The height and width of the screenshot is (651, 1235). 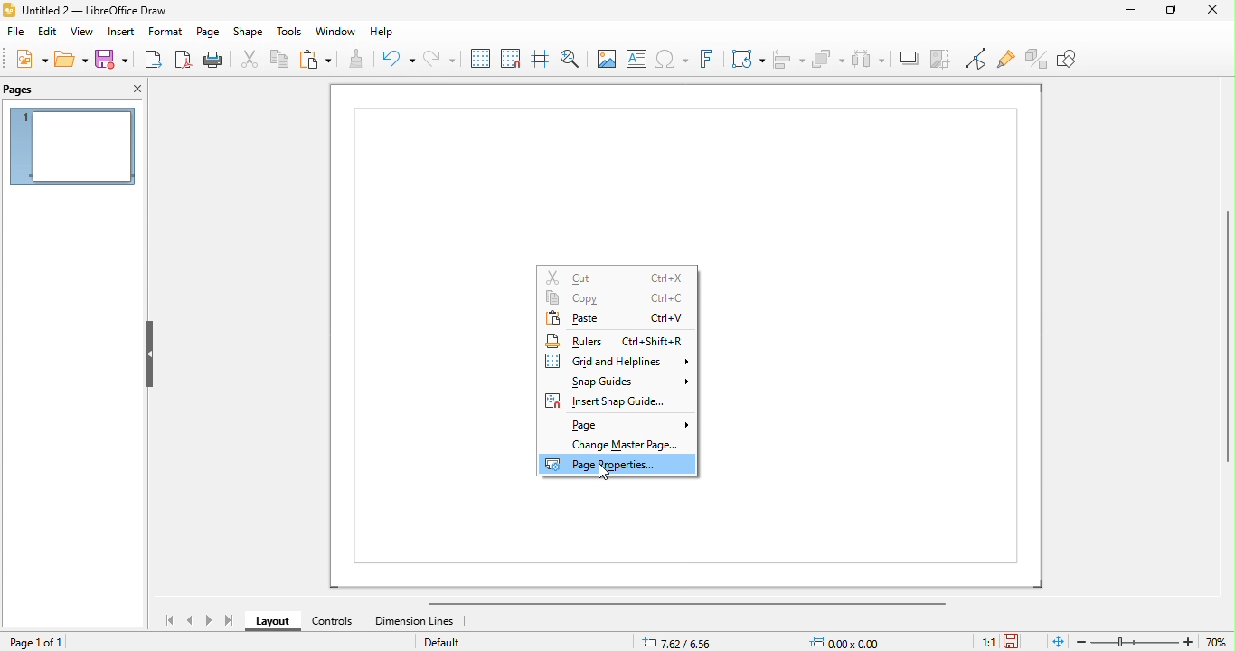 I want to click on arrange, so click(x=828, y=60).